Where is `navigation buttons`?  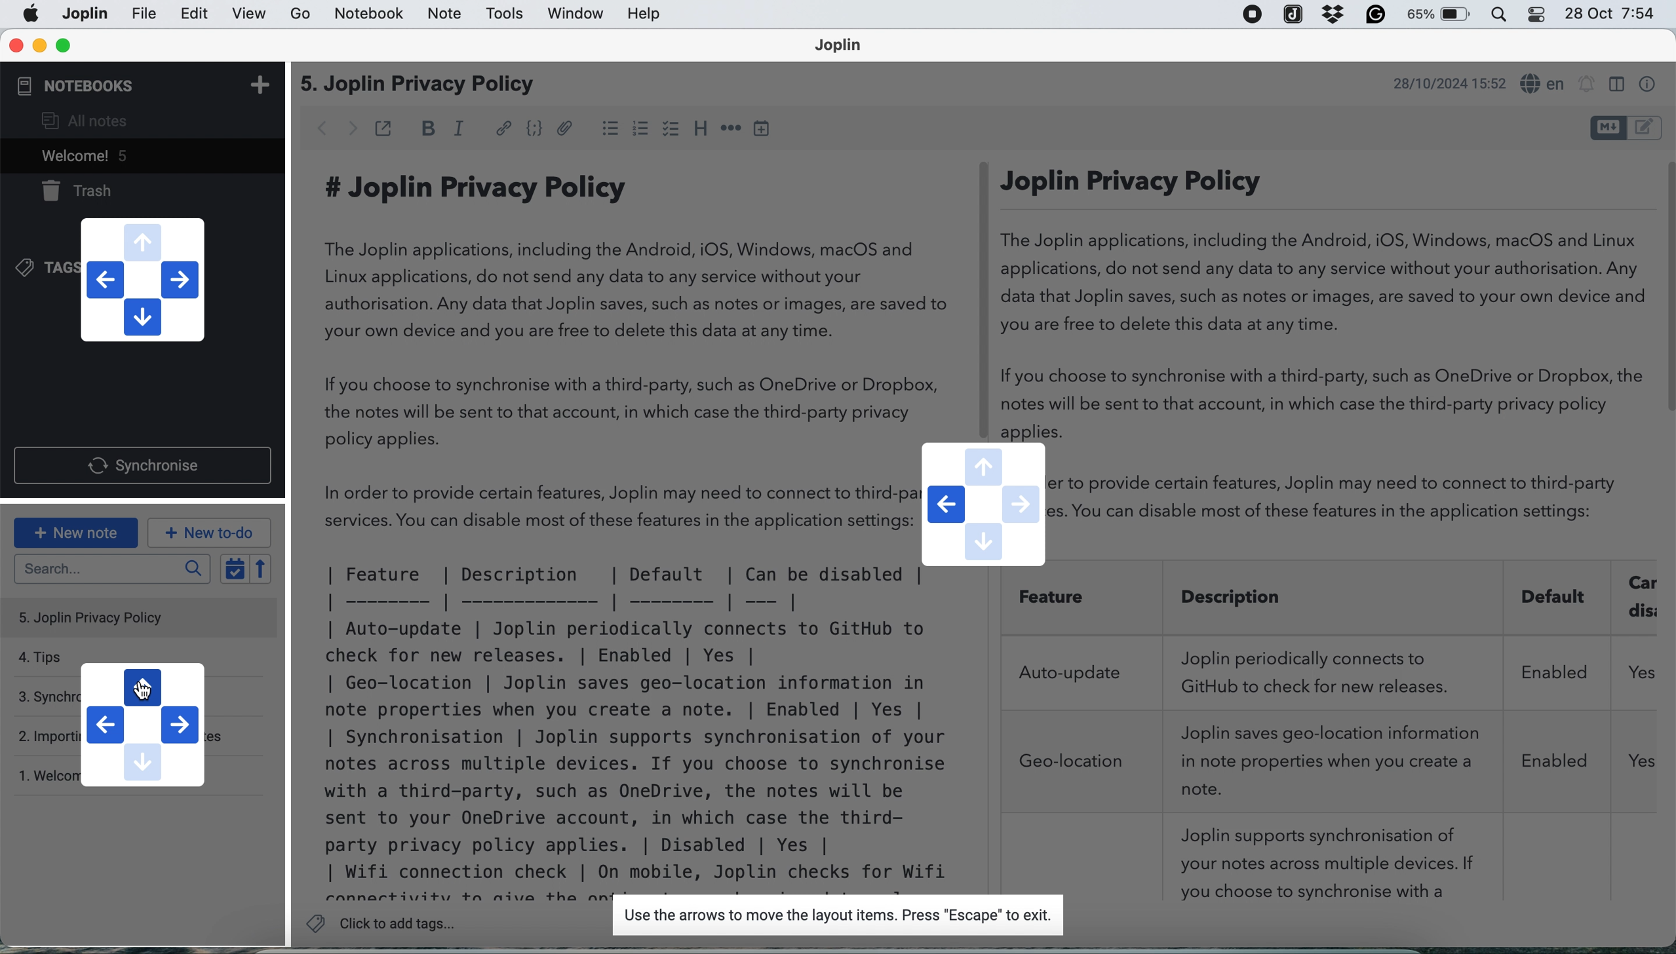
navigation buttons is located at coordinates (141, 279).